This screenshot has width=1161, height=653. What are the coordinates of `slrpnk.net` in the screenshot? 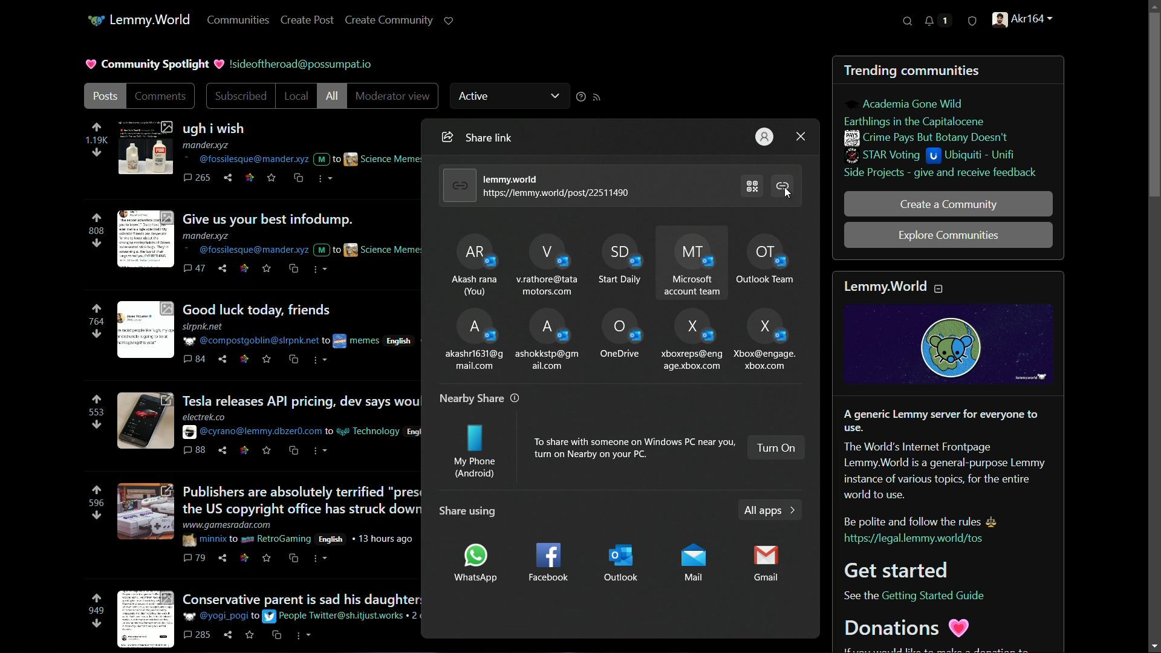 It's located at (204, 327).